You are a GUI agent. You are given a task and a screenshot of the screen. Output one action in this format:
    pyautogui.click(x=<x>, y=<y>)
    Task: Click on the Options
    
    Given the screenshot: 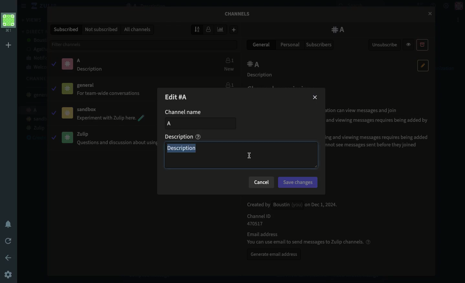 What is the action you would take?
    pyautogui.click(x=459, y=20)
    